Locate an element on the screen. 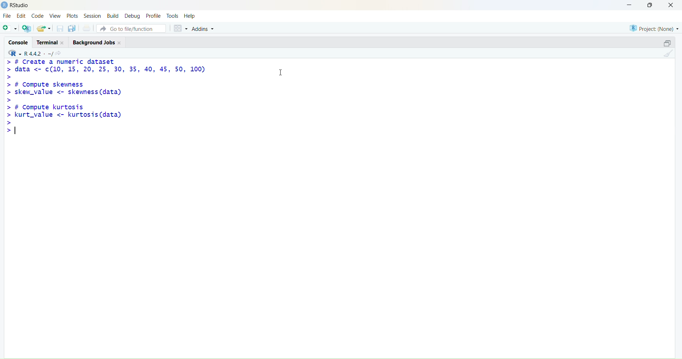  Code is located at coordinates (38, 16).